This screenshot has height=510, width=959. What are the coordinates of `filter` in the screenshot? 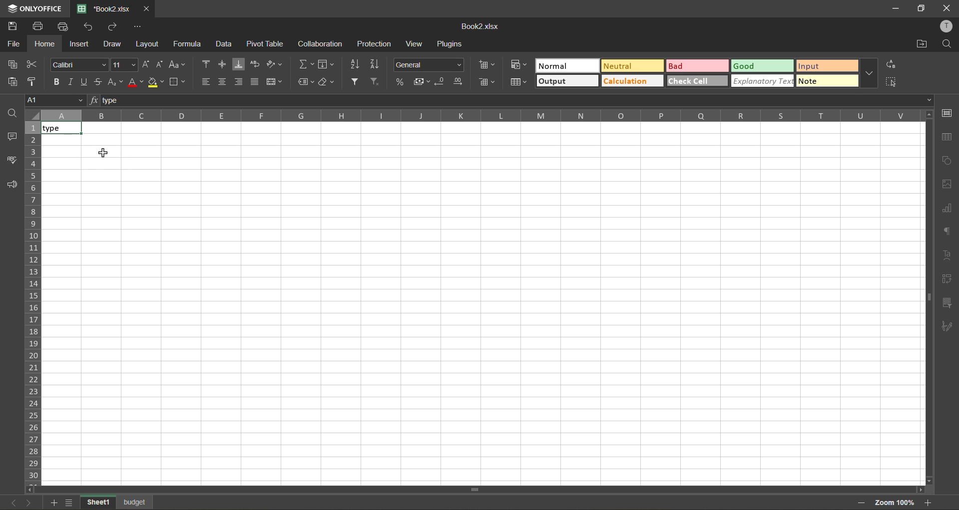 It's located at (355, 83).